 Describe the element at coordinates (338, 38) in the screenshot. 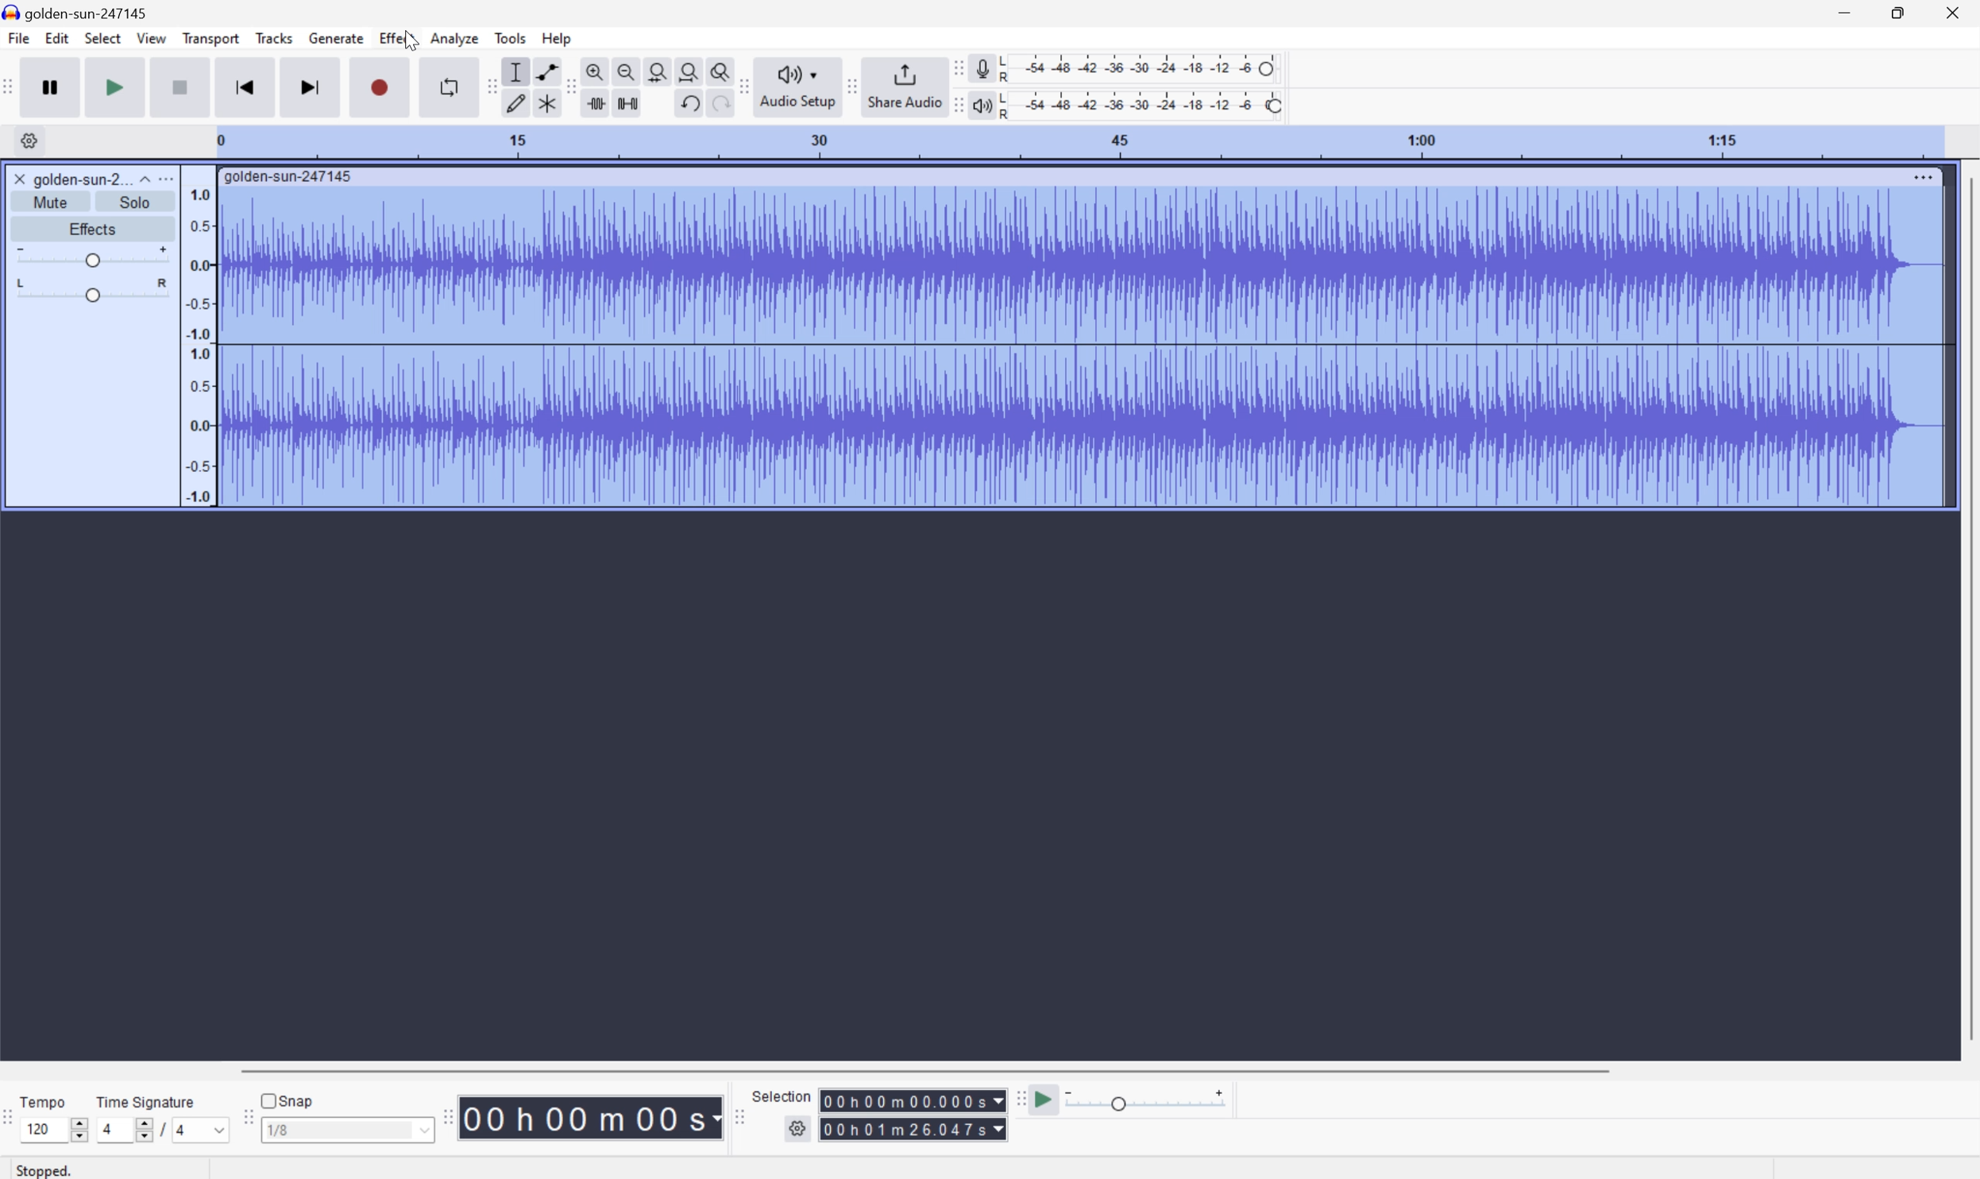

I see `Generate` at that location.